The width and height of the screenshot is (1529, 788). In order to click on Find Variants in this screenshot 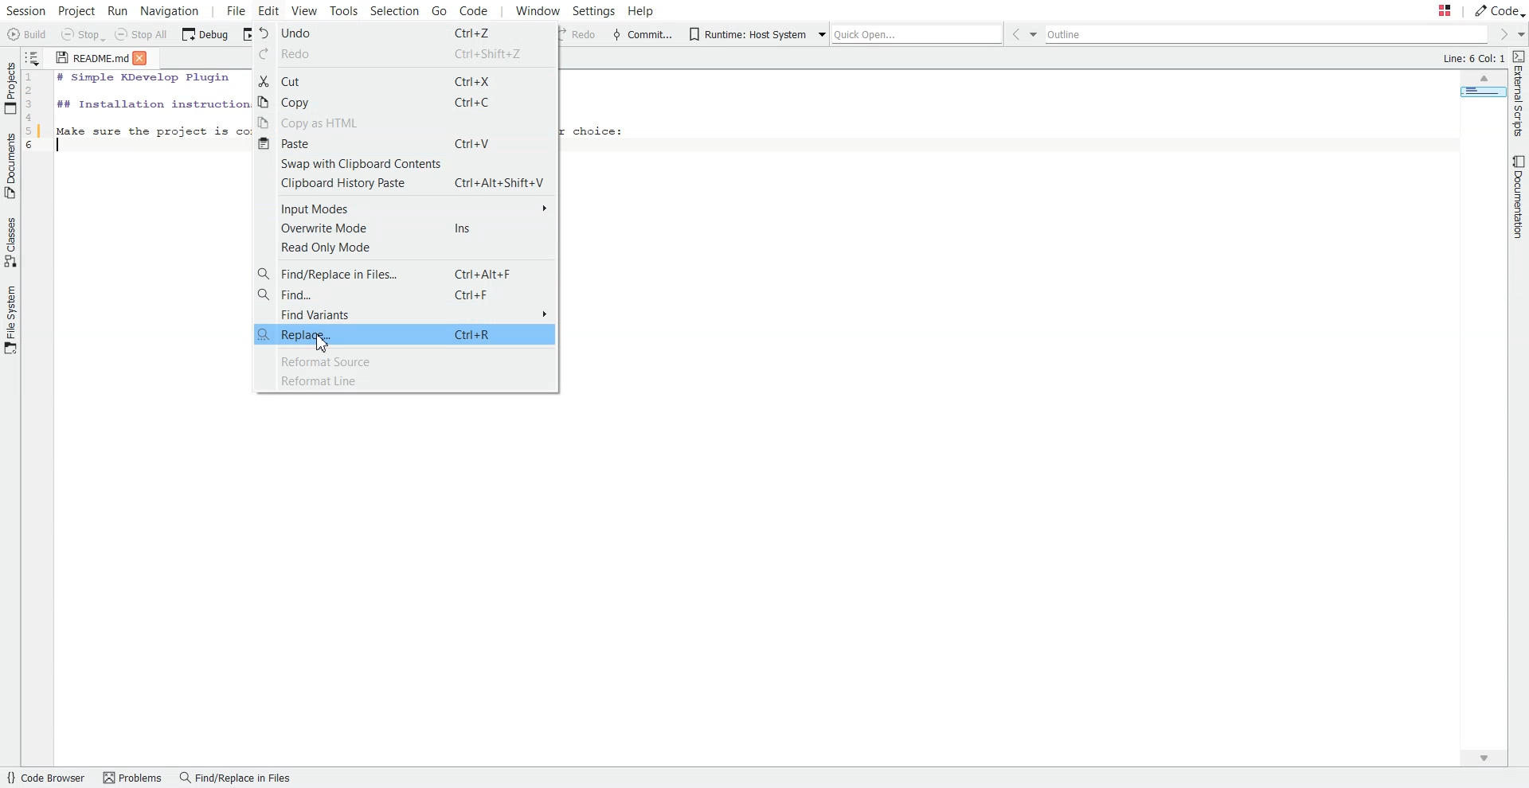, I will do `click(405, 314)`.